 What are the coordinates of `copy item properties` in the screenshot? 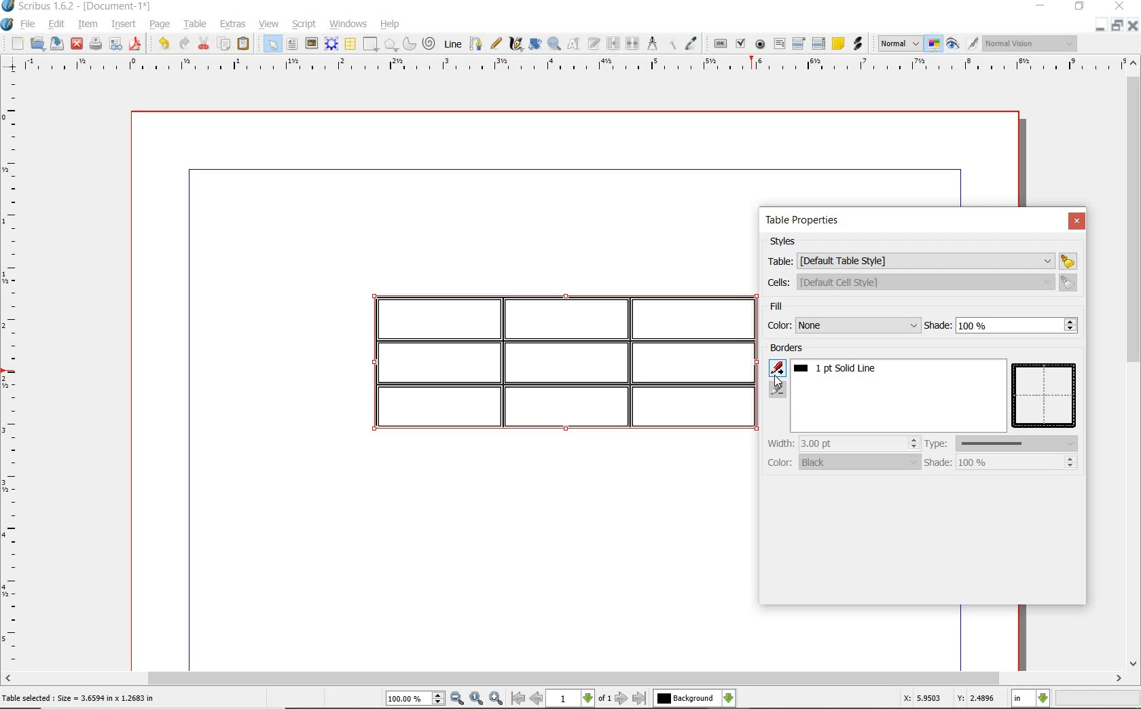 It's located at (675, 43).